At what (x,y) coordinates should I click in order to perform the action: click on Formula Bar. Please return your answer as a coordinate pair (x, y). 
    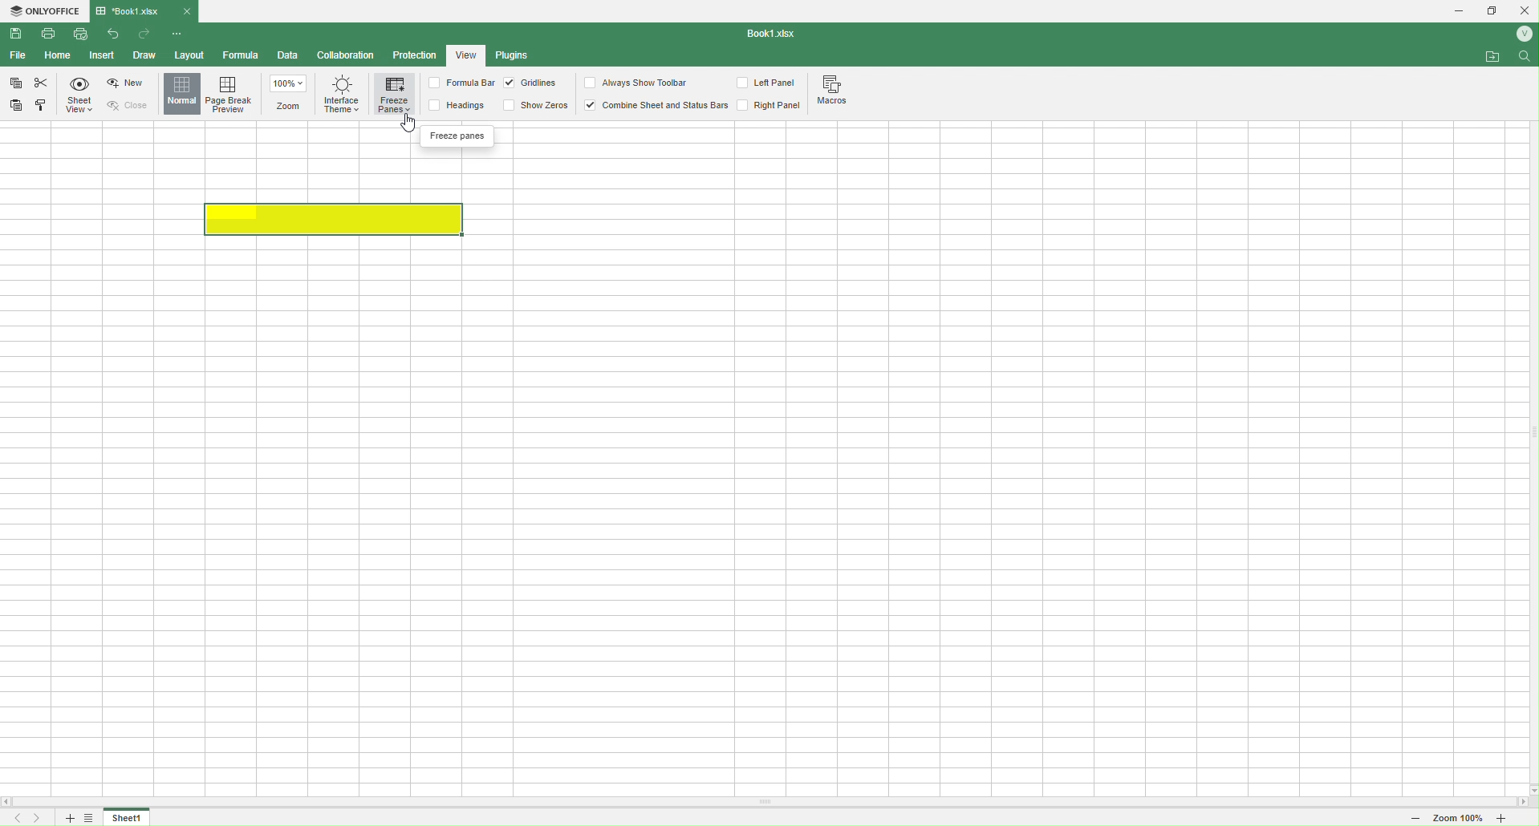
    Looking at the image, I should click on (460, 83).